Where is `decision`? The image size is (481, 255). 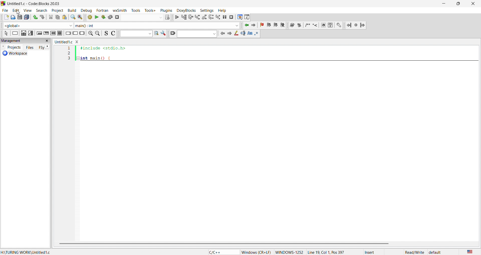
decision is located at coordinates (24, 33).